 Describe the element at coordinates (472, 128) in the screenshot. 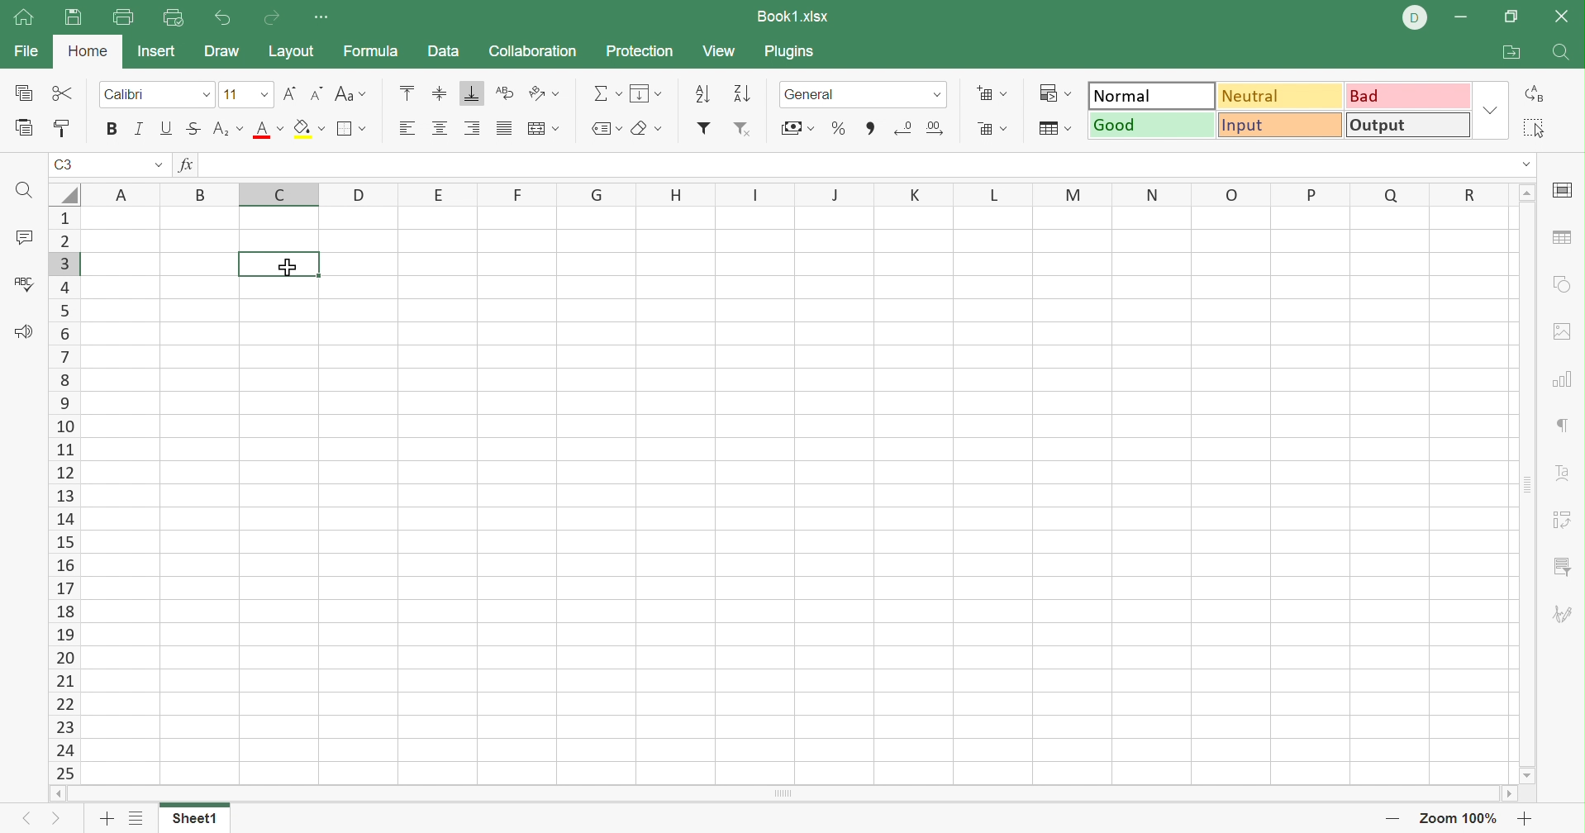

I see `Align Right` at that location.